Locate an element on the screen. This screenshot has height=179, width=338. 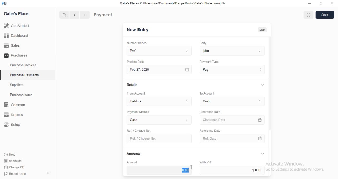
Cash is located at coordinates (159, 120).